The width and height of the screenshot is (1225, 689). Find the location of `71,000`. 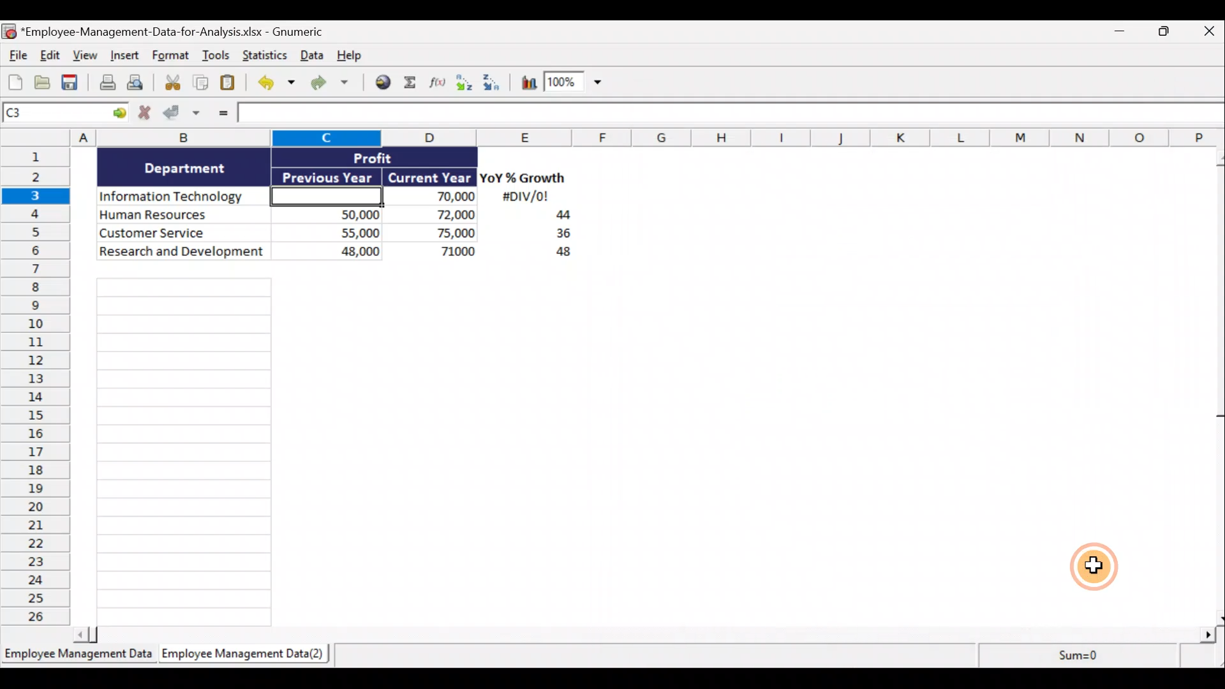

71,000 is located at coordinates (440, 253).